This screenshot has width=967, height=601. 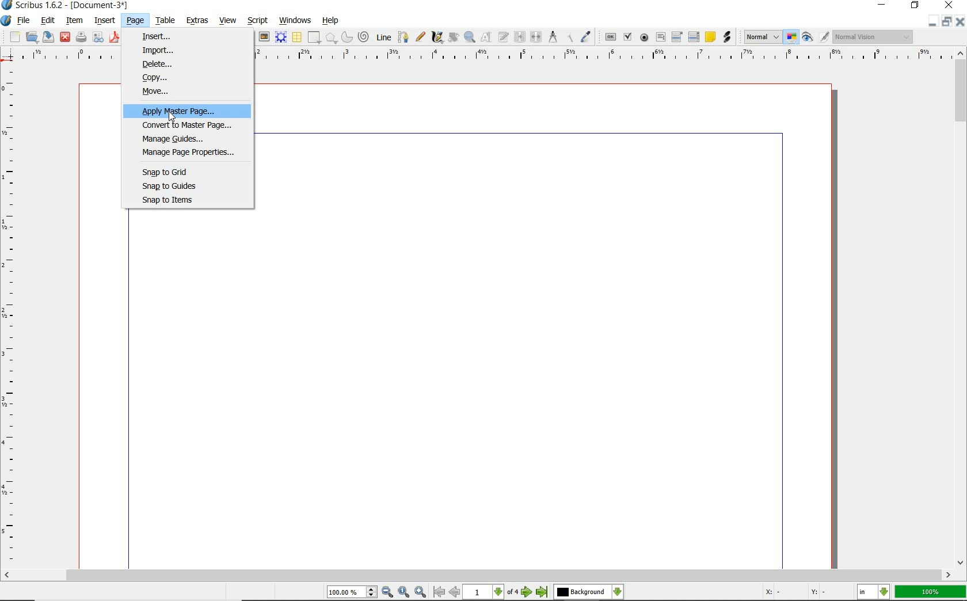 What do you see at coordinates (346, 37) in the screenshot?
I see `arc` at bounding box center [346, 37].